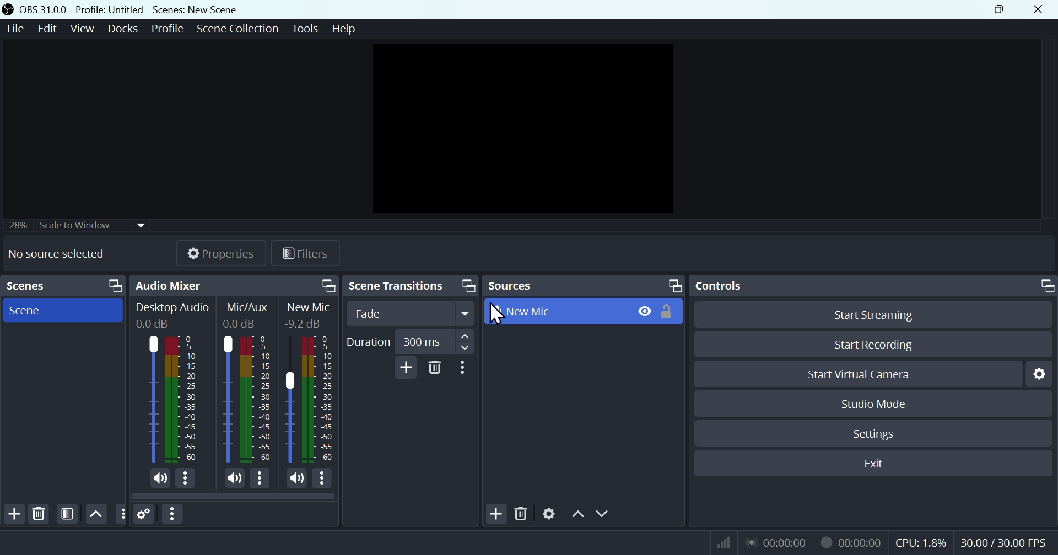  What do you see at coordinates (522, 513) in the screenshot?
I see `Delete` at bounding box center [522, 513].